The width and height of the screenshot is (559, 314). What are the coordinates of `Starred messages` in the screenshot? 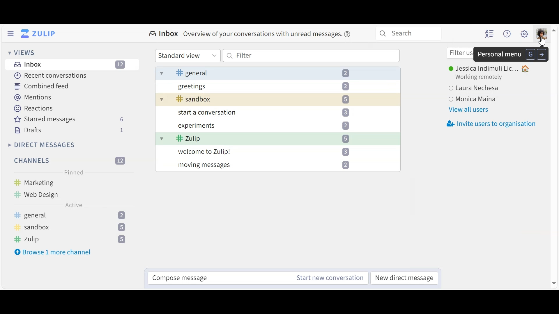 It's located at (69, 119).